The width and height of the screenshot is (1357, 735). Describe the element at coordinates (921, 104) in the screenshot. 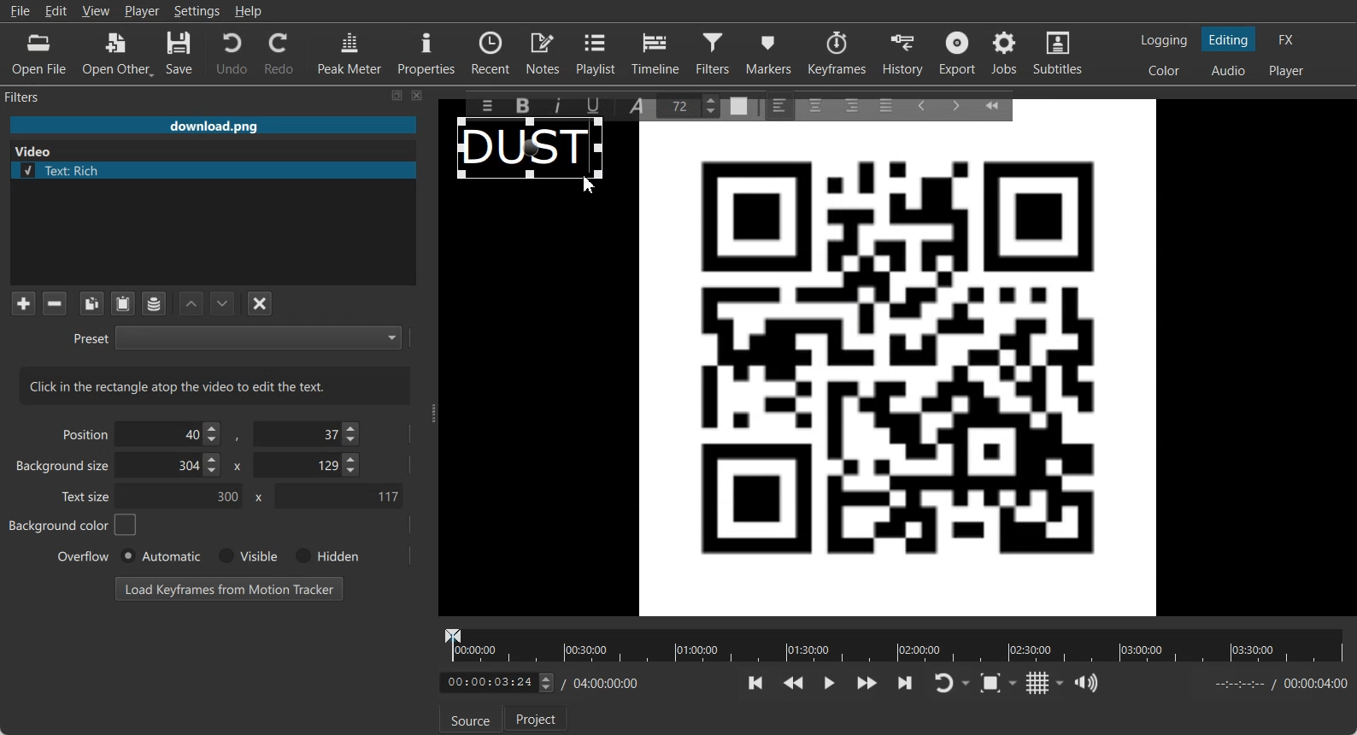

I see `Decrease Indent` at that location.